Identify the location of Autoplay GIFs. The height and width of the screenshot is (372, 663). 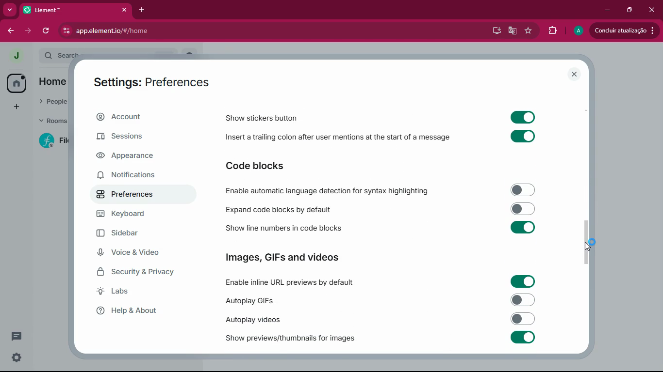
(254, 300).